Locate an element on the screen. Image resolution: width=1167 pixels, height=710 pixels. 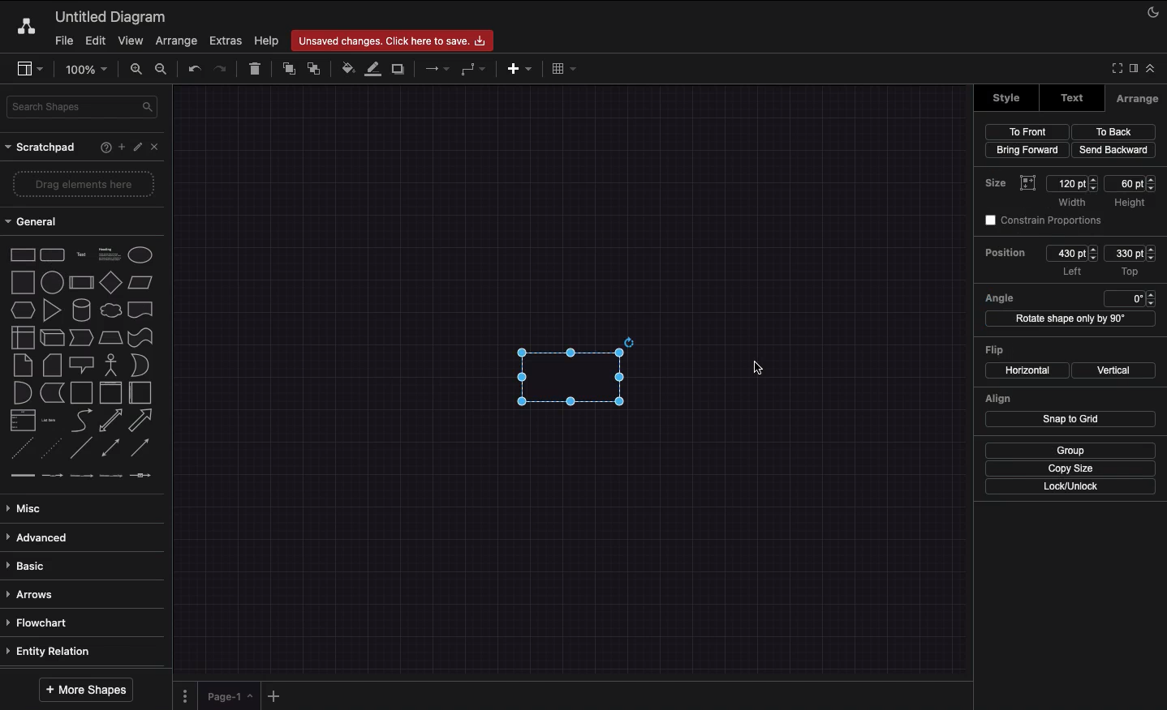
Group is located at coordinates (1071, 450).